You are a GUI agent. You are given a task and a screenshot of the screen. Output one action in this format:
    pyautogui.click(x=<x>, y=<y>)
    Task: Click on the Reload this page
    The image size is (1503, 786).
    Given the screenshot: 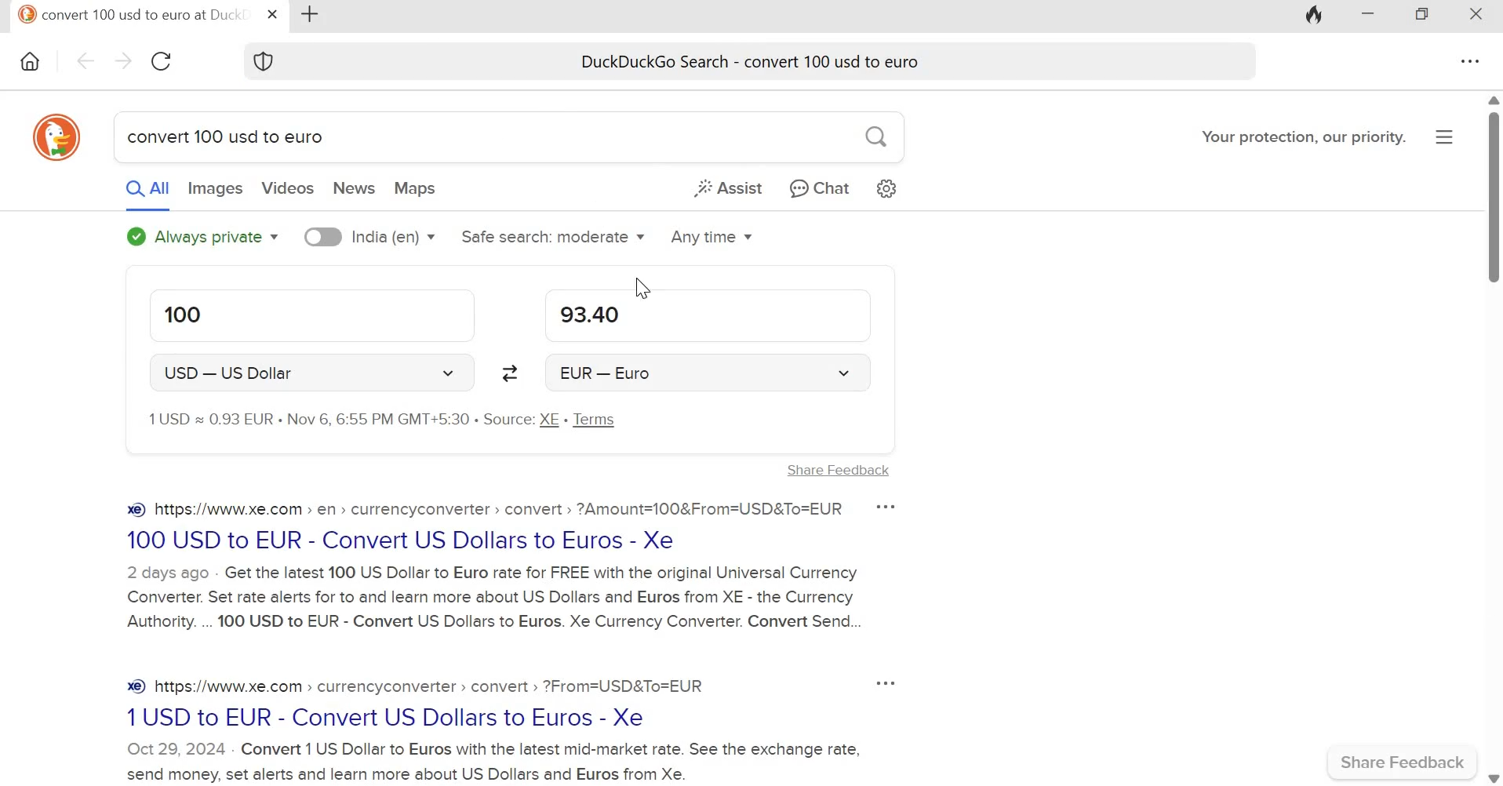 What is the action you would take?
    pyautogui.click(x=166, y=61)
    